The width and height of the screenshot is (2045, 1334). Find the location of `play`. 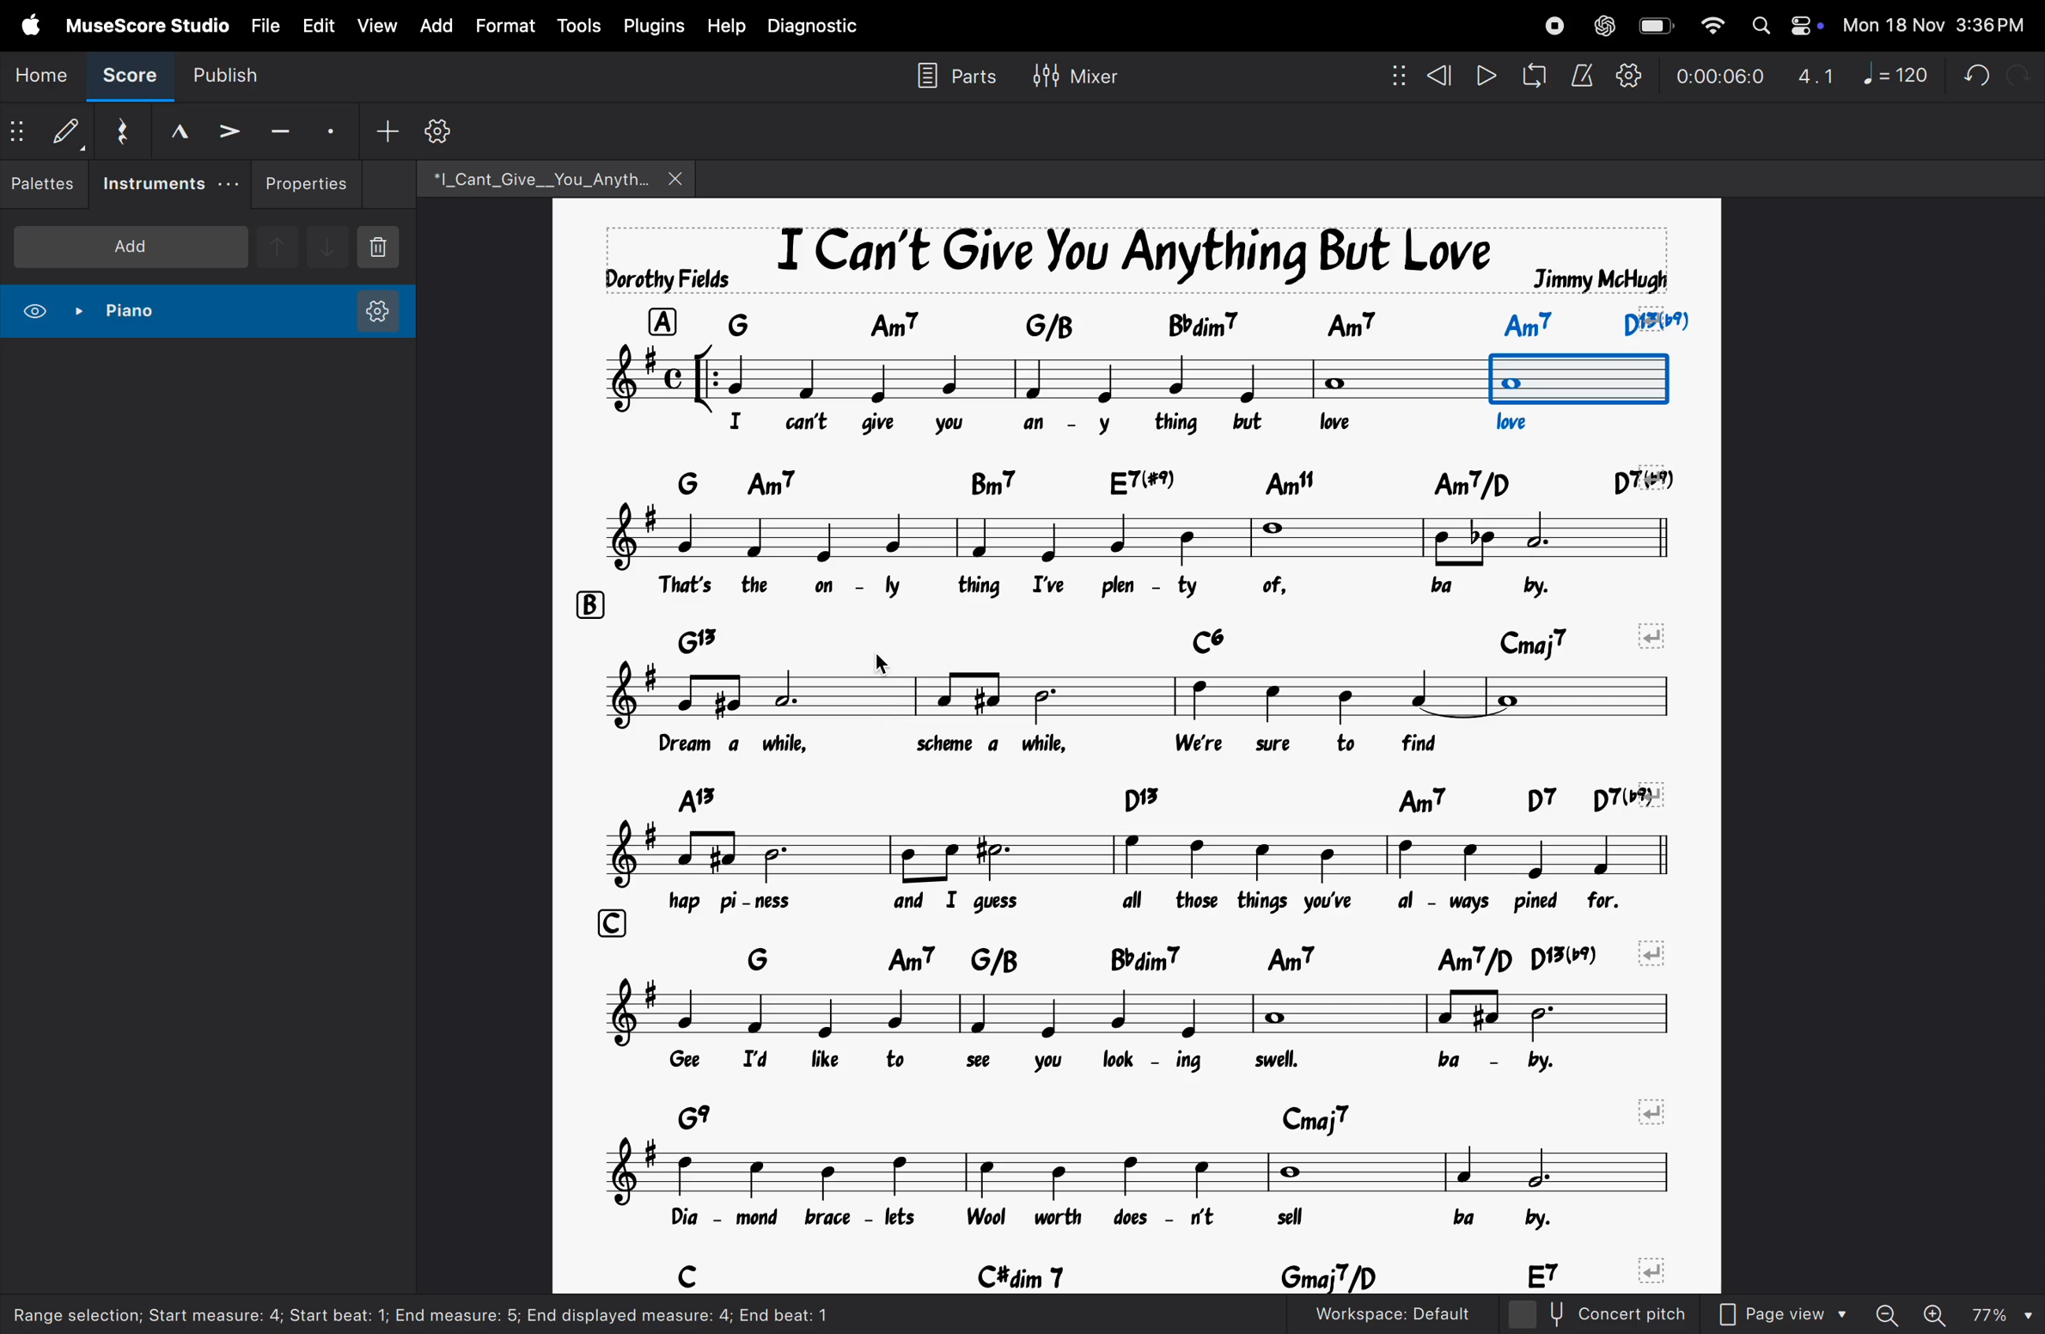

play is located at coordinates (1486, 76).